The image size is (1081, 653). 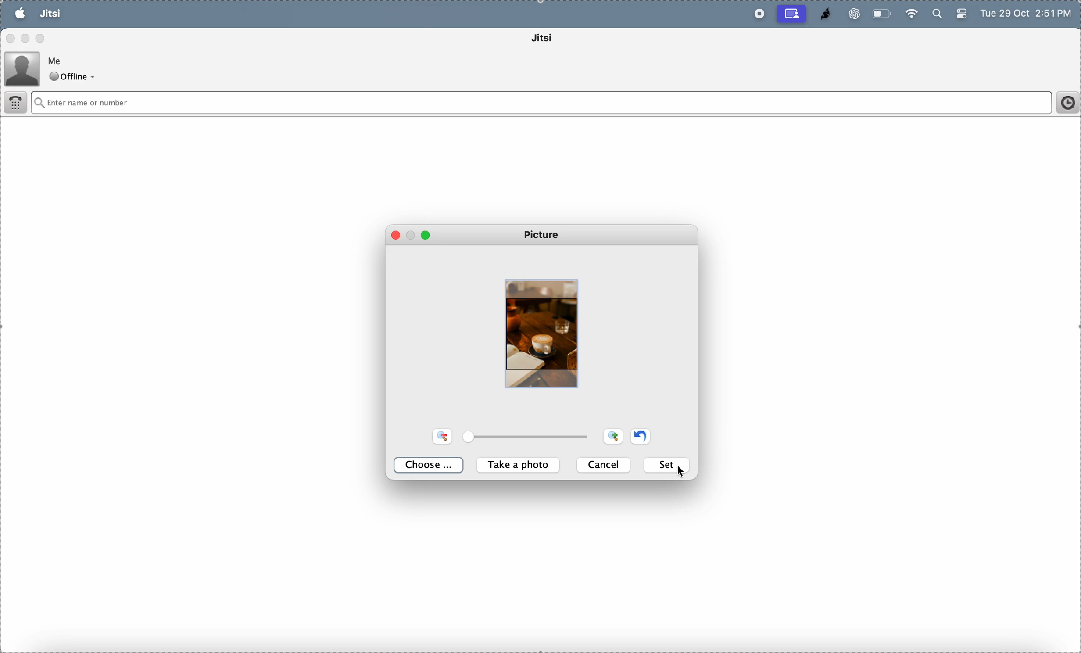 What do you see at coordinates (20, 13) in the screenshot?
I see `apple menu` at bounding box center [20, 13].